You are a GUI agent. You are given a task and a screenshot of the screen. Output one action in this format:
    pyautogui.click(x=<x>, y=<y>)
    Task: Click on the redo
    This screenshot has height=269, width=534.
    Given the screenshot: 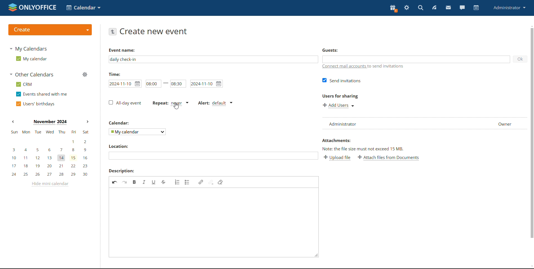 What is the action you would take?
    pyautogui.click(x=125, y=182)
    